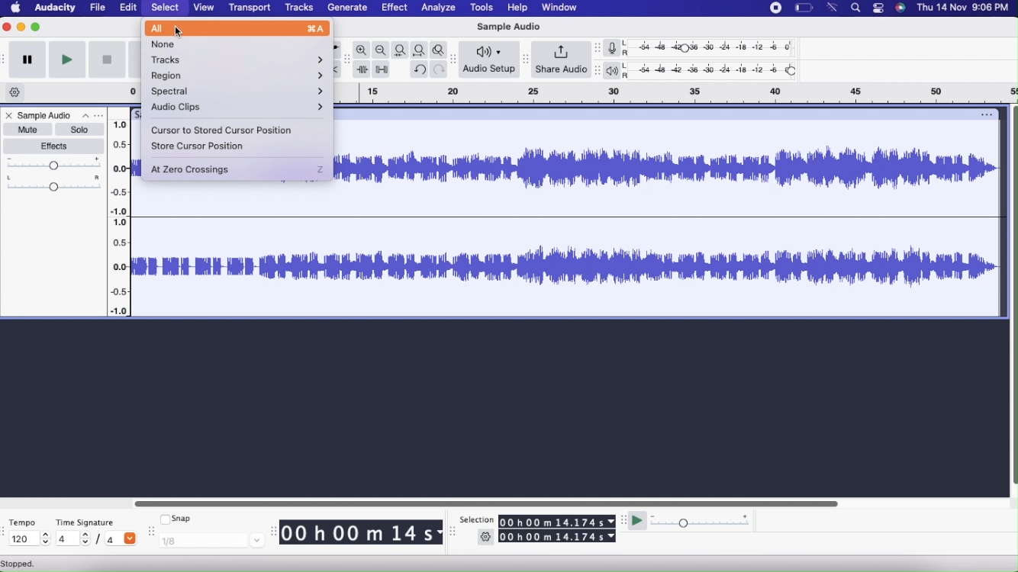 The width and height of the screenshot is (1018, 572). I want to click on Minimize, so click(21, 27).